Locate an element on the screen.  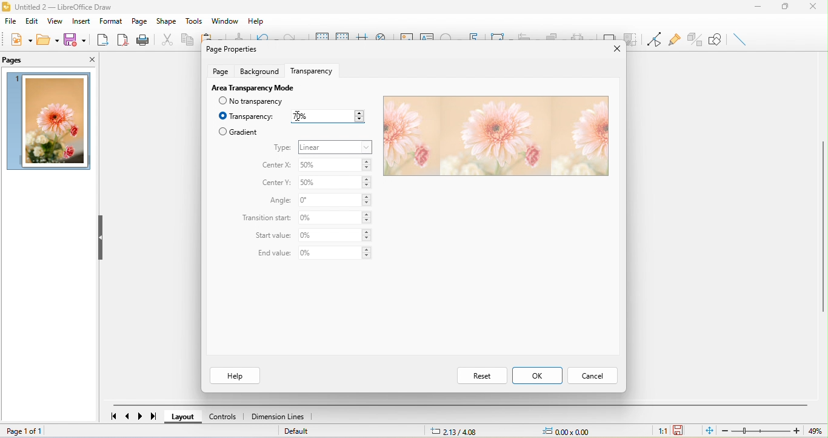
2.13/4.08 is located at coordinates (456, 431).